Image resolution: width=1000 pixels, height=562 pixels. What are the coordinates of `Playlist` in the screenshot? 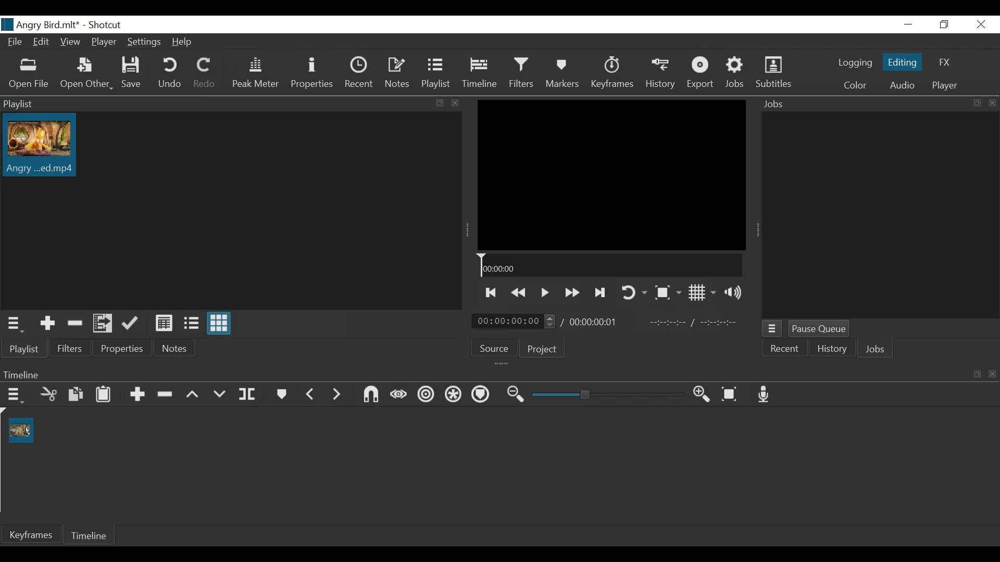 It's located at (439, 74).